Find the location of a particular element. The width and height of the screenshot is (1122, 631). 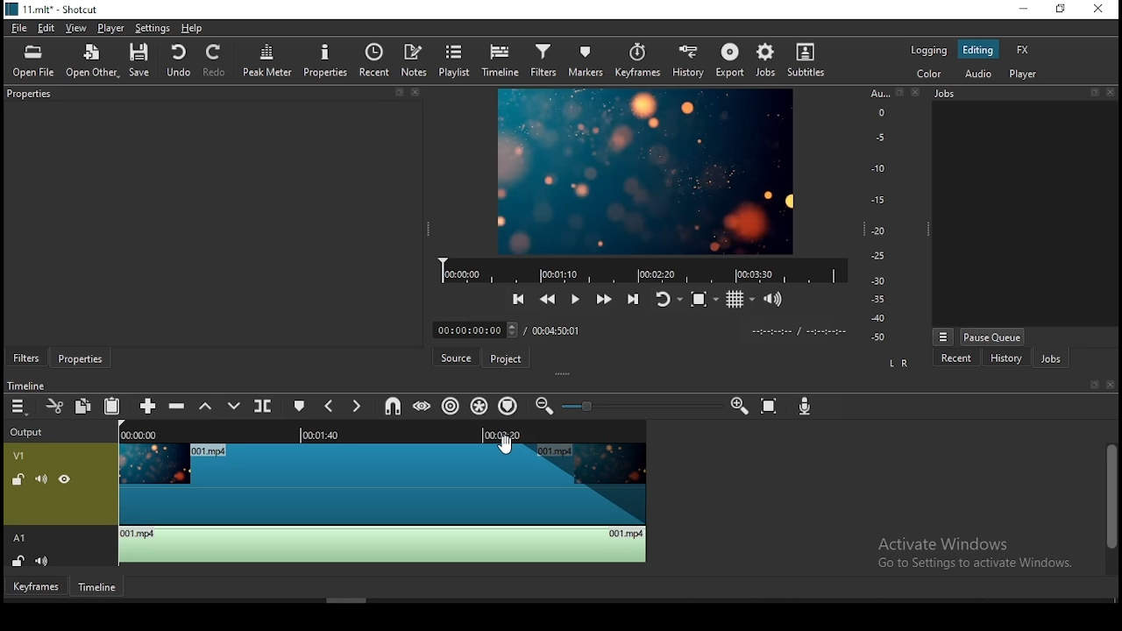

video progress bar is located at coordinates (644, 271).